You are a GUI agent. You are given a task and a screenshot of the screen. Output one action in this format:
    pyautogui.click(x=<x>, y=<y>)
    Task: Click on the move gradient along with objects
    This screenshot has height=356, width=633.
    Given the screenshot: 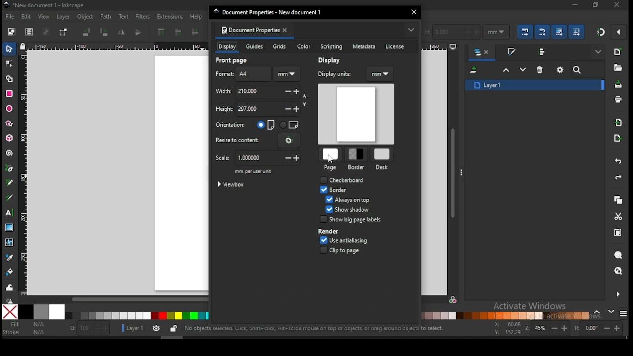 What is the action you would take?
    pyautogui.click(x=559, y=32)
    